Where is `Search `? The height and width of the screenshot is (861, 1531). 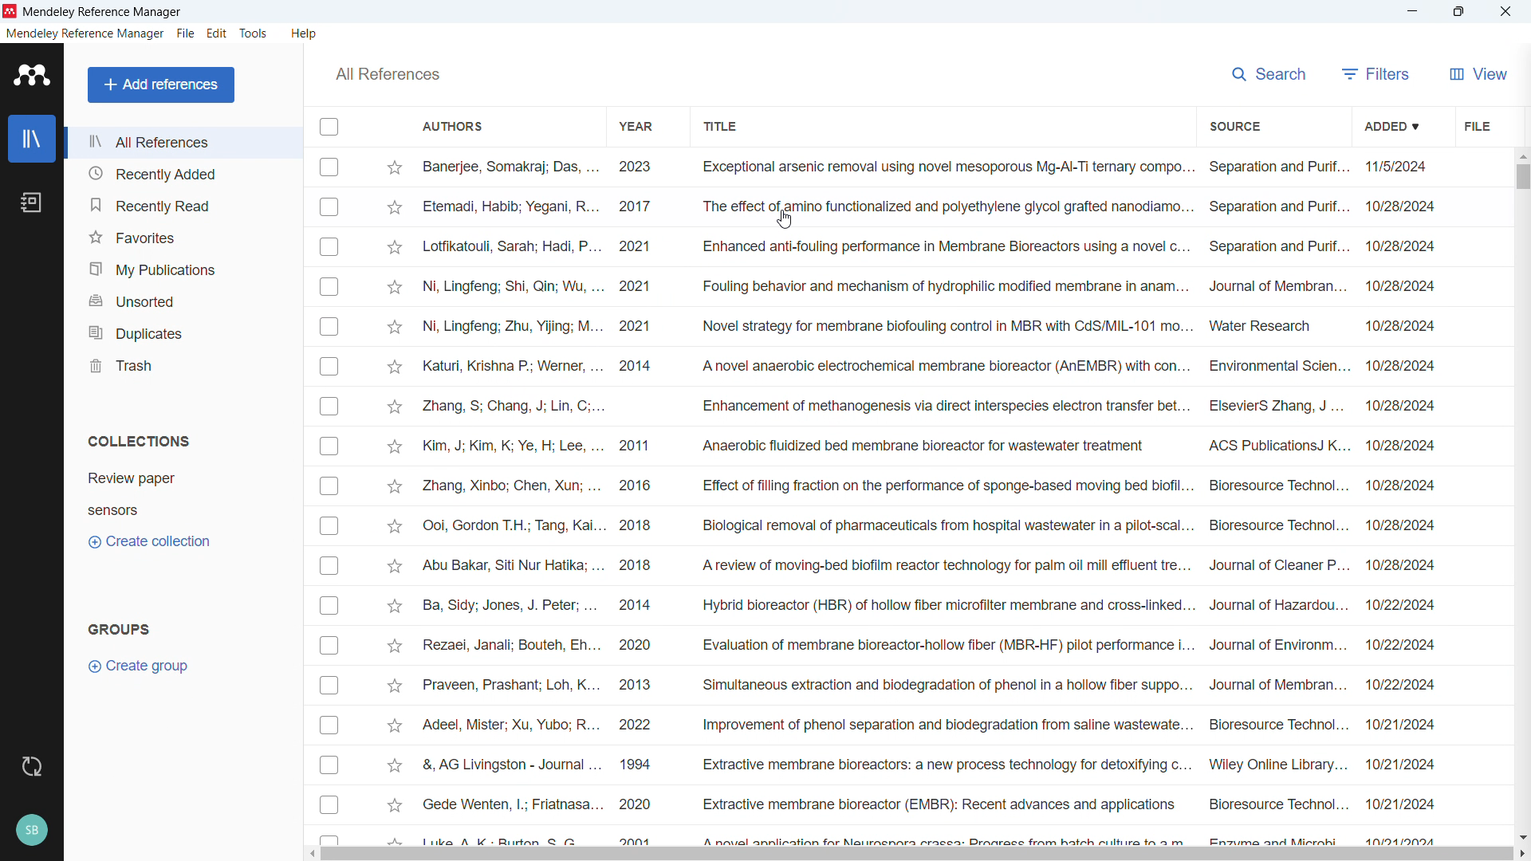 Search  is located at coordinates (1270, 75).